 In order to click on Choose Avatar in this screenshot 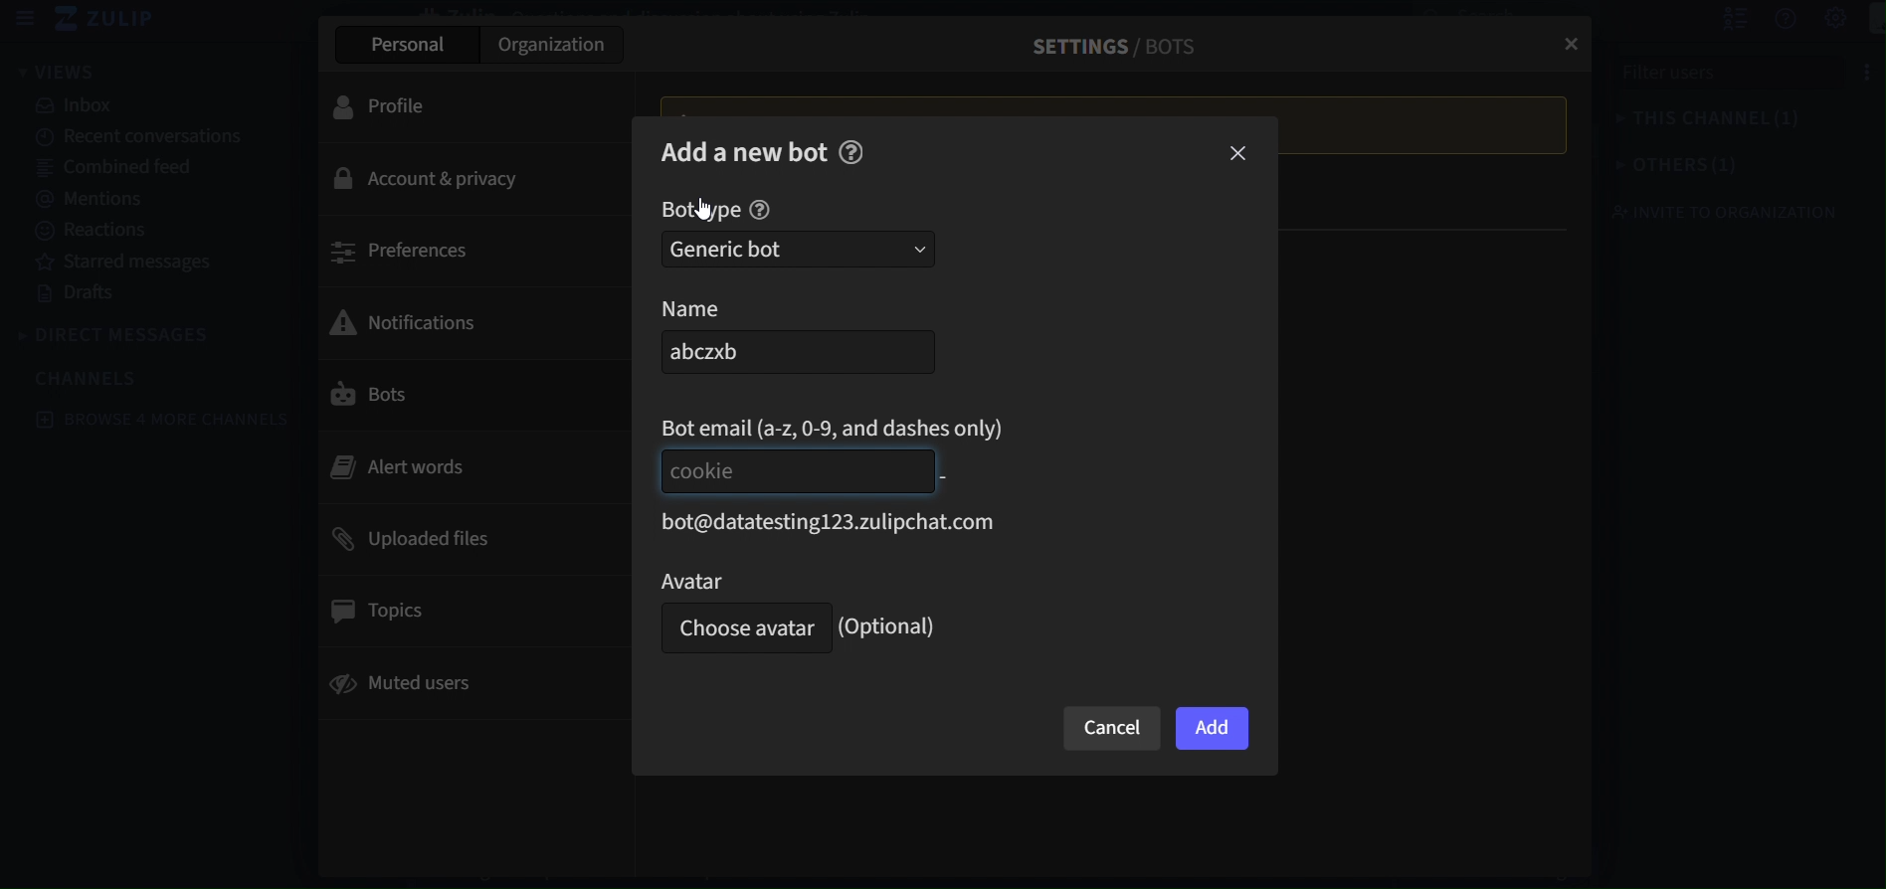, I will do `click(741, 629)`.